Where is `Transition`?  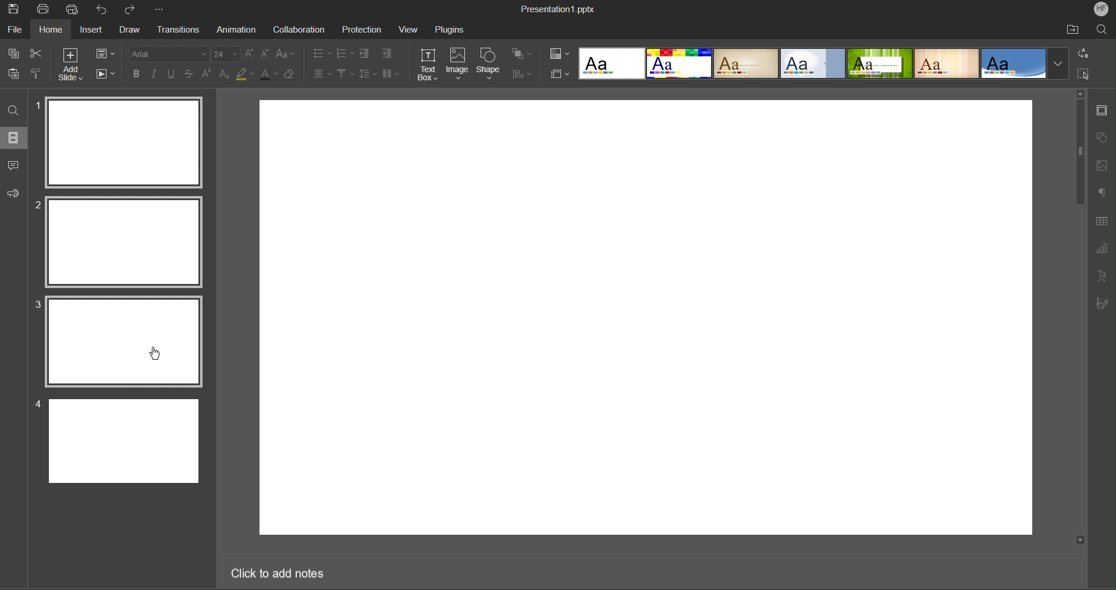
Transition is located at coordinates (175, 30).